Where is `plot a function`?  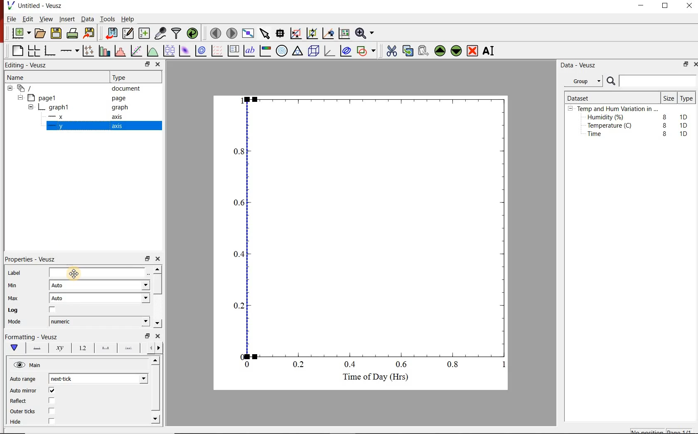
plot a function is located at coordinates (153, 52).